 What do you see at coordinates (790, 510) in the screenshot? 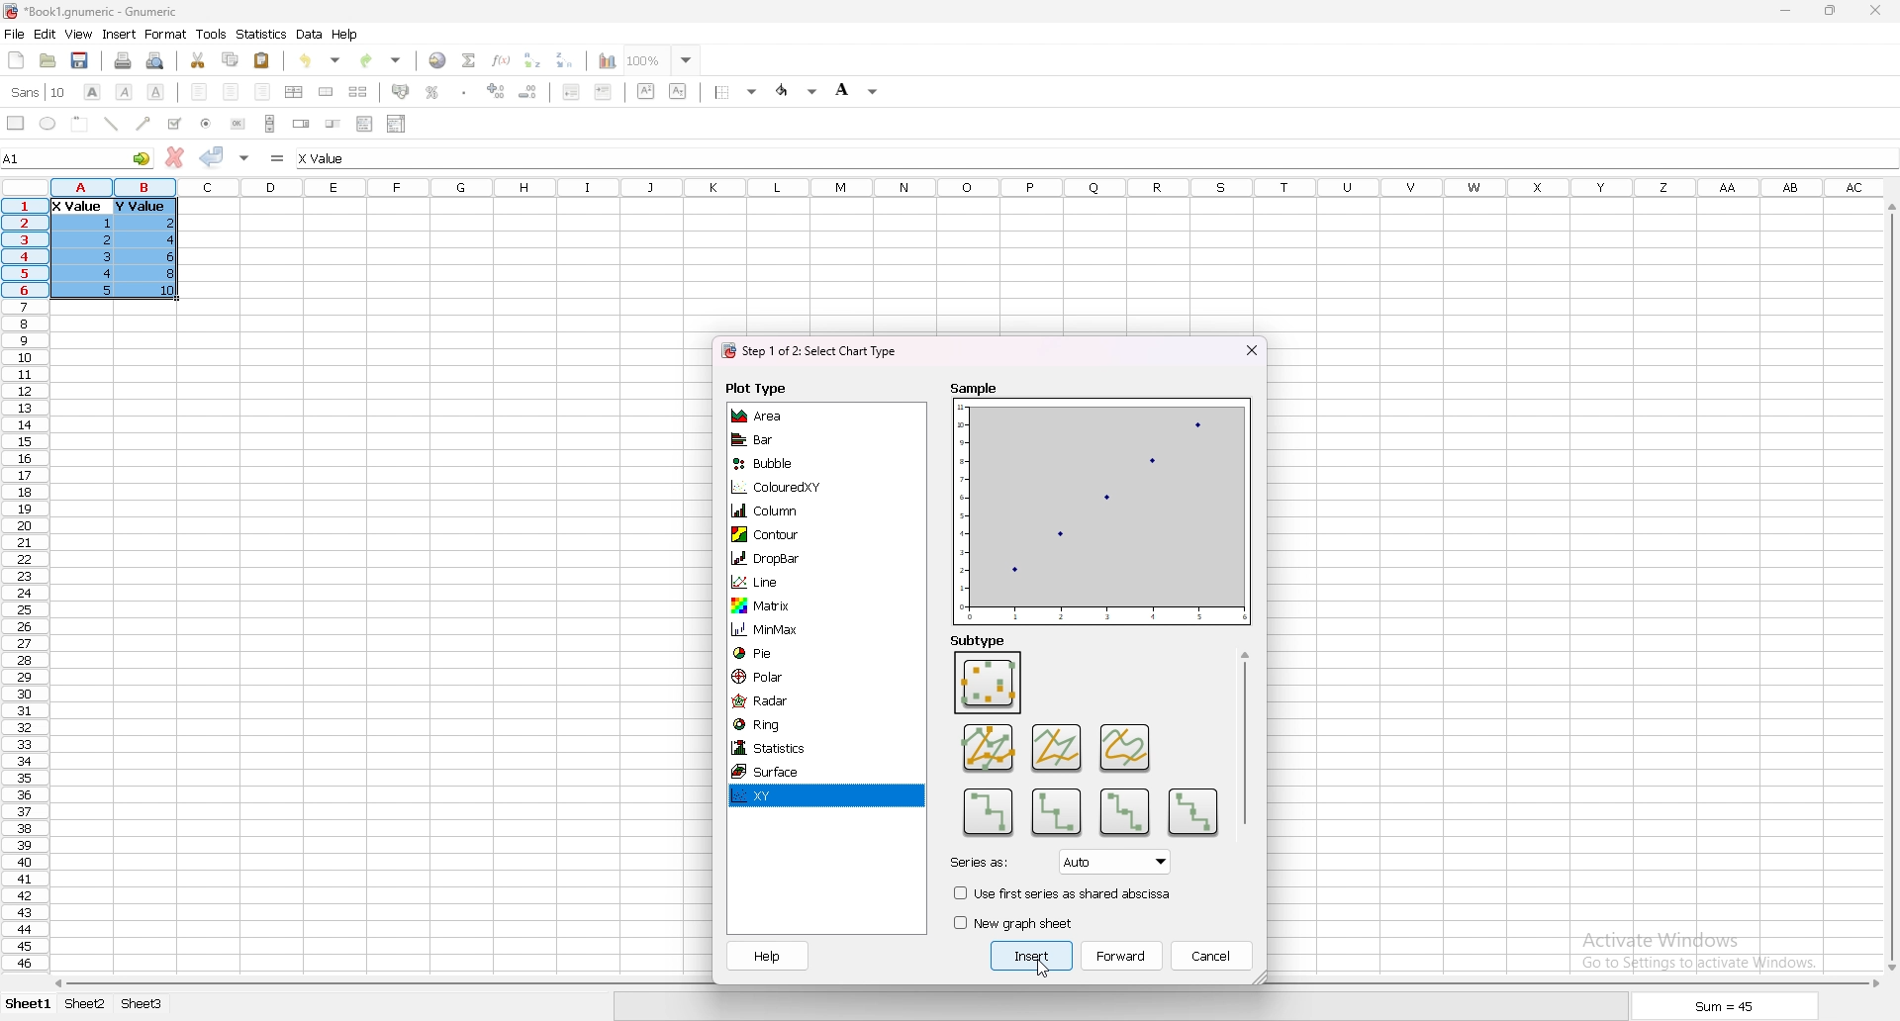
I see `column` at bounding box center [790, 510].